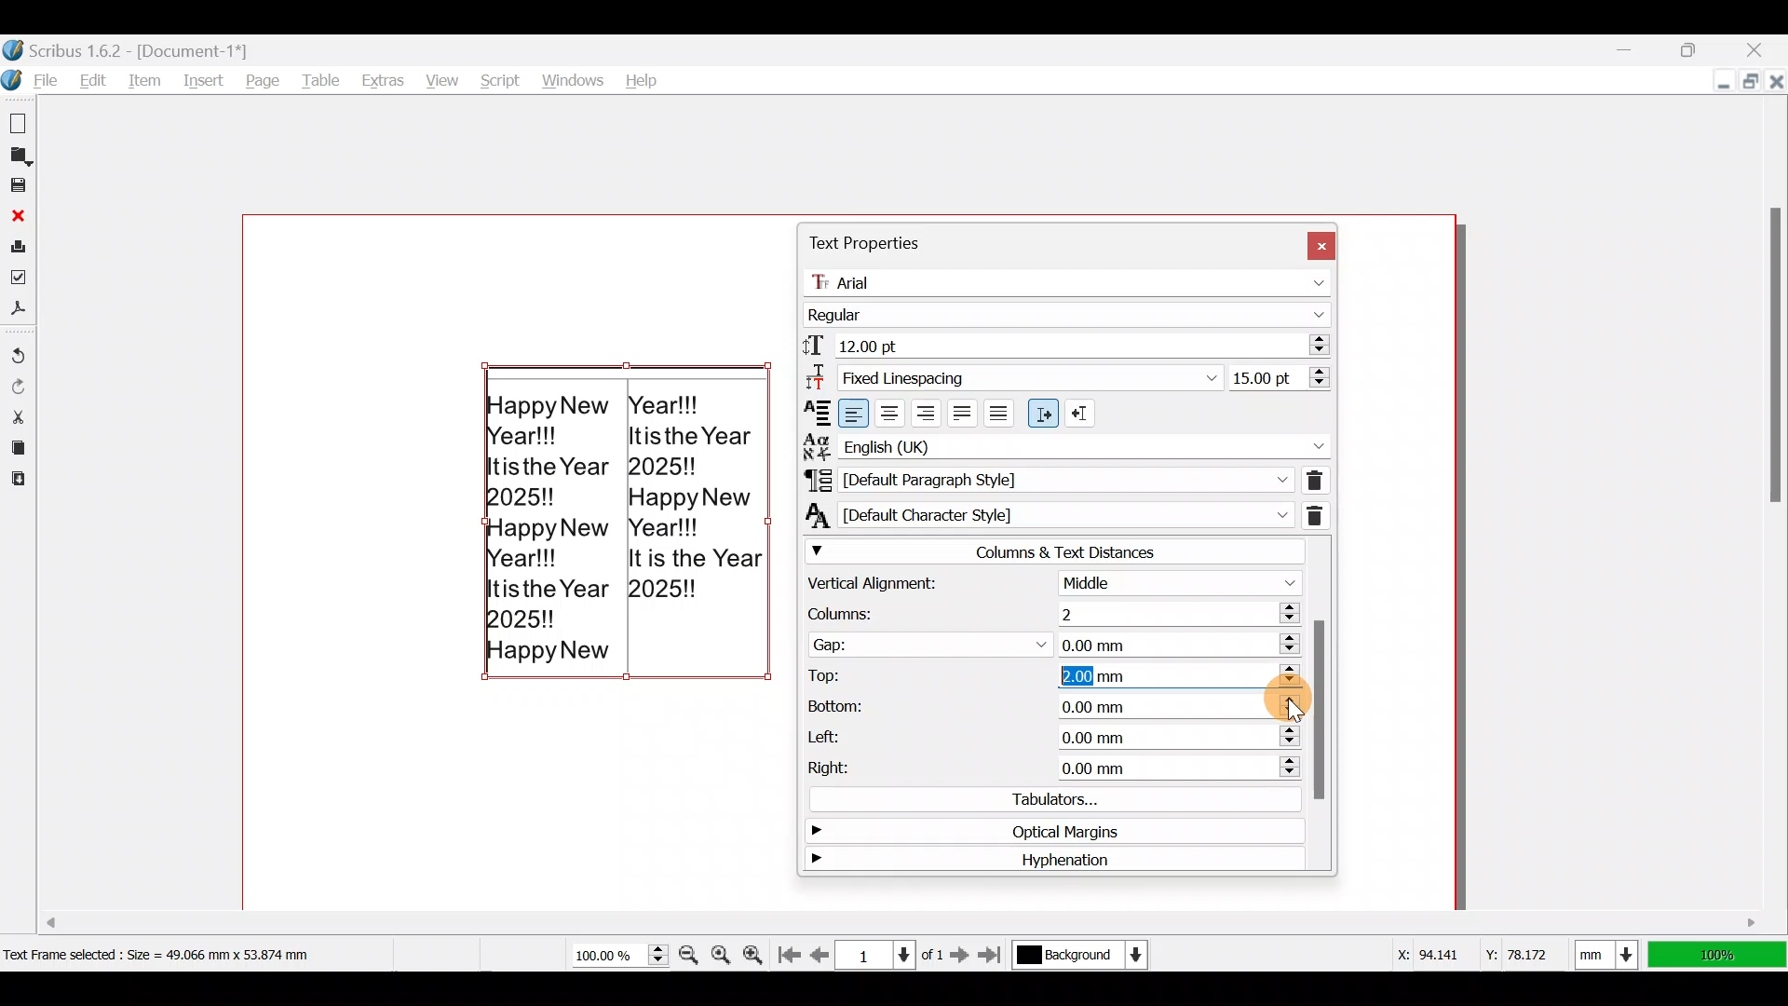 This screenshot has width=1788, height=1006. I want to click on Text language, so click(1065, 443).